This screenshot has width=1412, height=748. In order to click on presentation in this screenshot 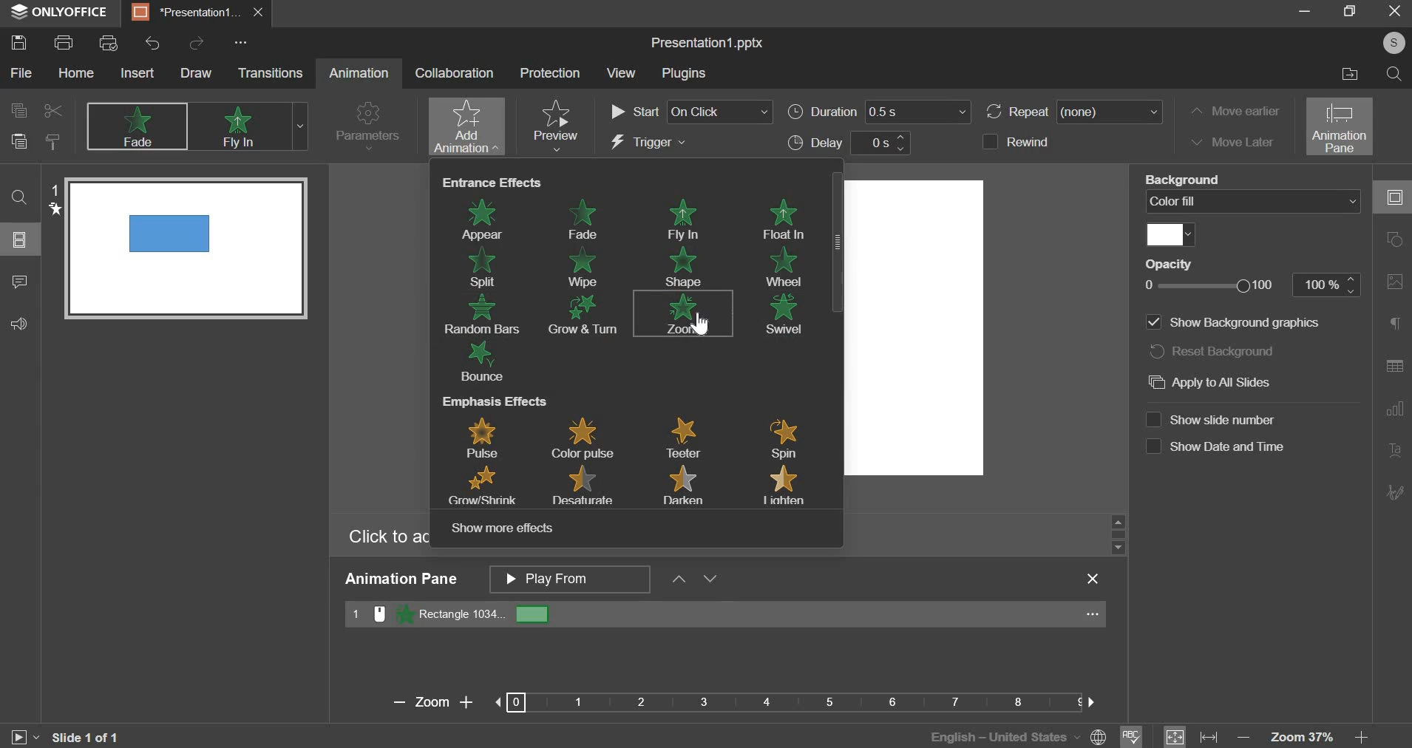, I will do `click(195, 14)`.